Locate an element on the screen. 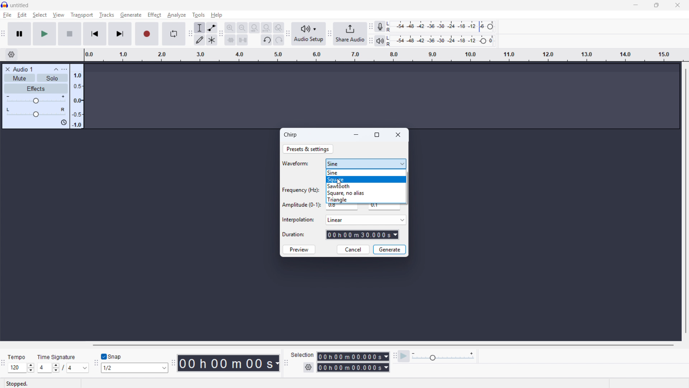 This screenshot has width=689, height=388. Close  is located at coordinates (677, 5).